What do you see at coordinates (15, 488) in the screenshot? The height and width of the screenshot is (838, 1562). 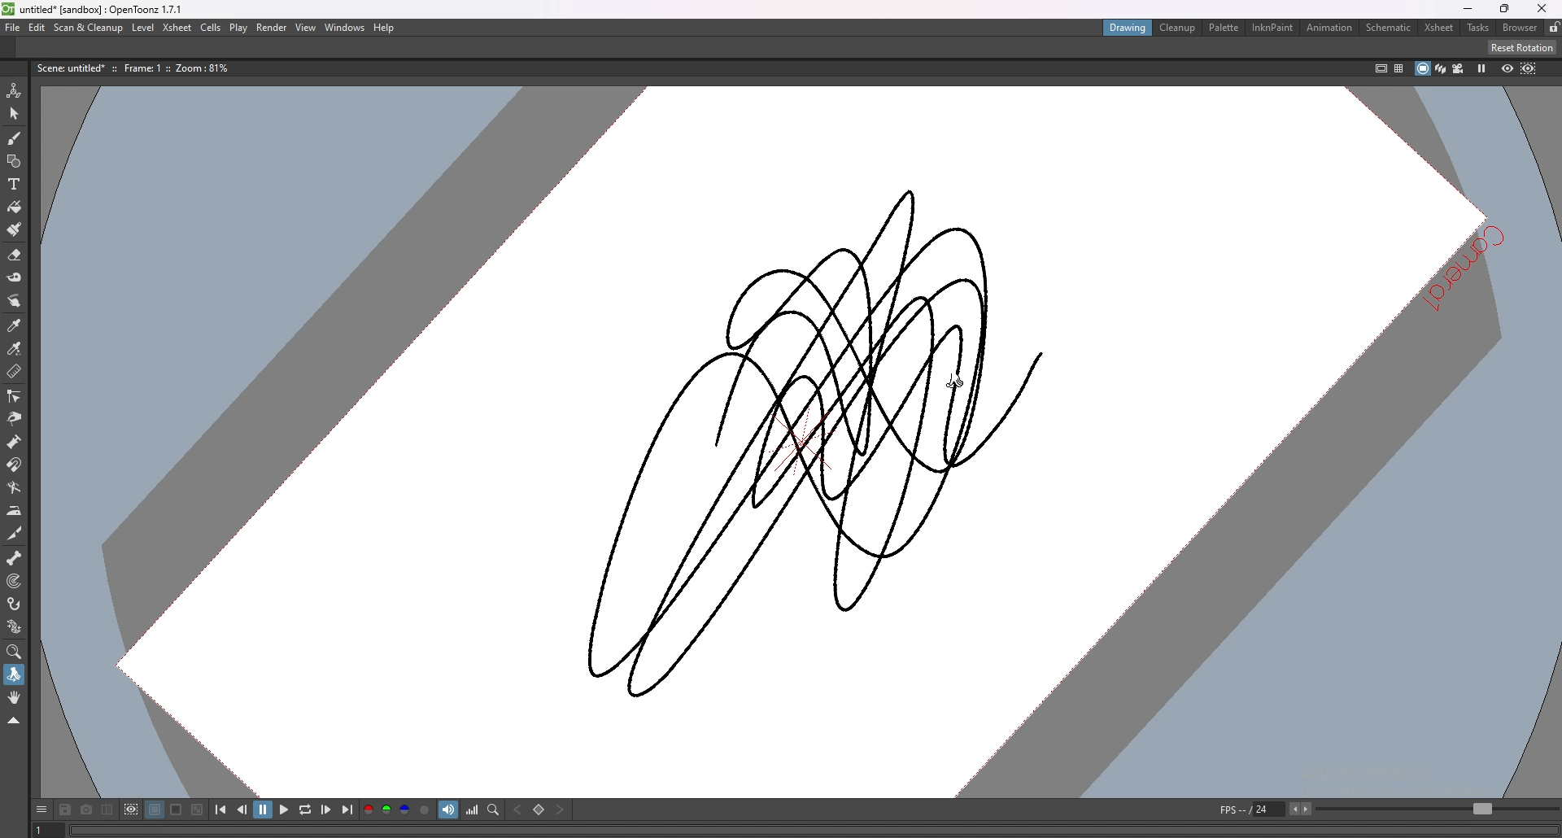 I see `bender` at bounding box center [15, 488].